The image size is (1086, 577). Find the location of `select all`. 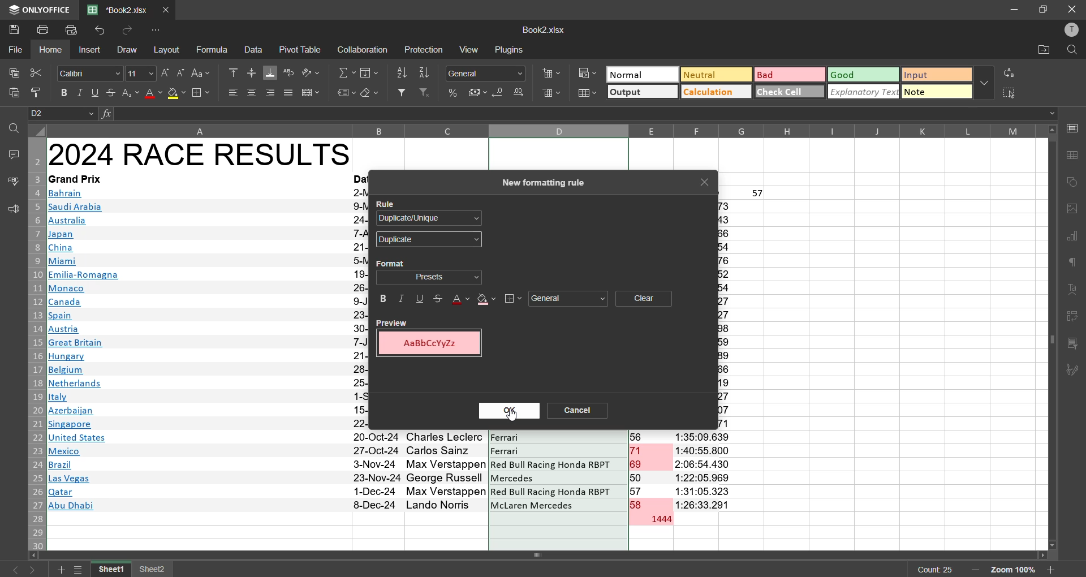

select all is located at coordinates (1010, 92).